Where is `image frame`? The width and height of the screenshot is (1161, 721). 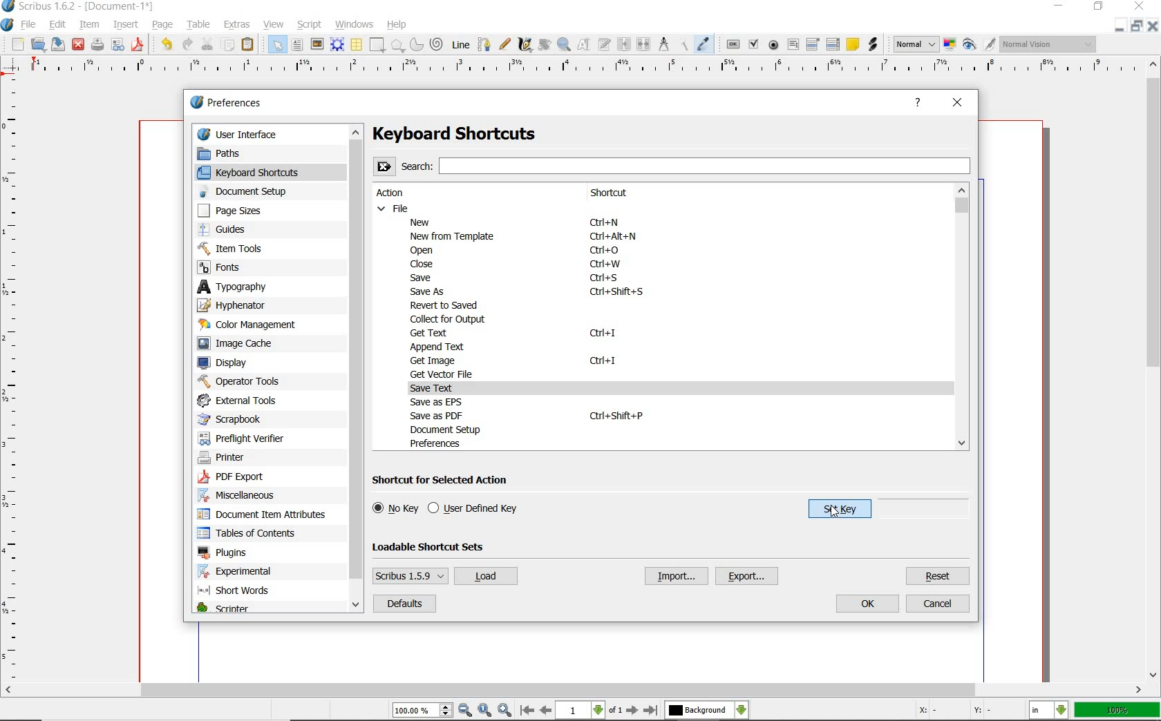 image frame is located at coordinates (317, 46).